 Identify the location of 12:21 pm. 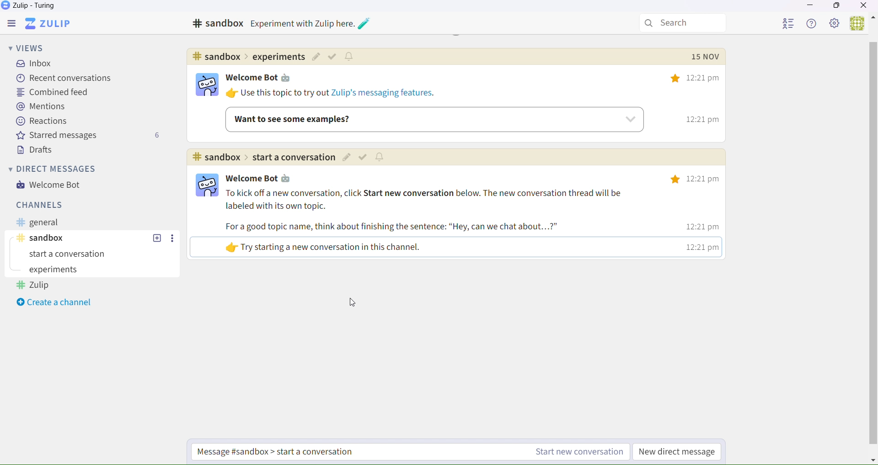
(693, 180).